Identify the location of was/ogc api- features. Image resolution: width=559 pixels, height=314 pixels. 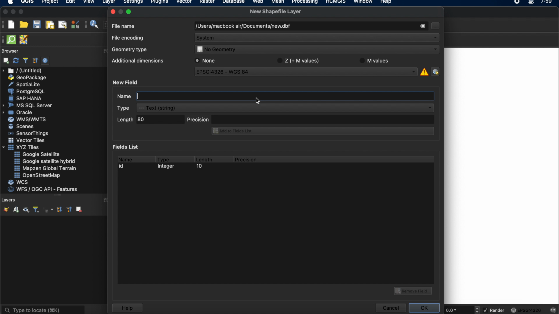
(43, 189).